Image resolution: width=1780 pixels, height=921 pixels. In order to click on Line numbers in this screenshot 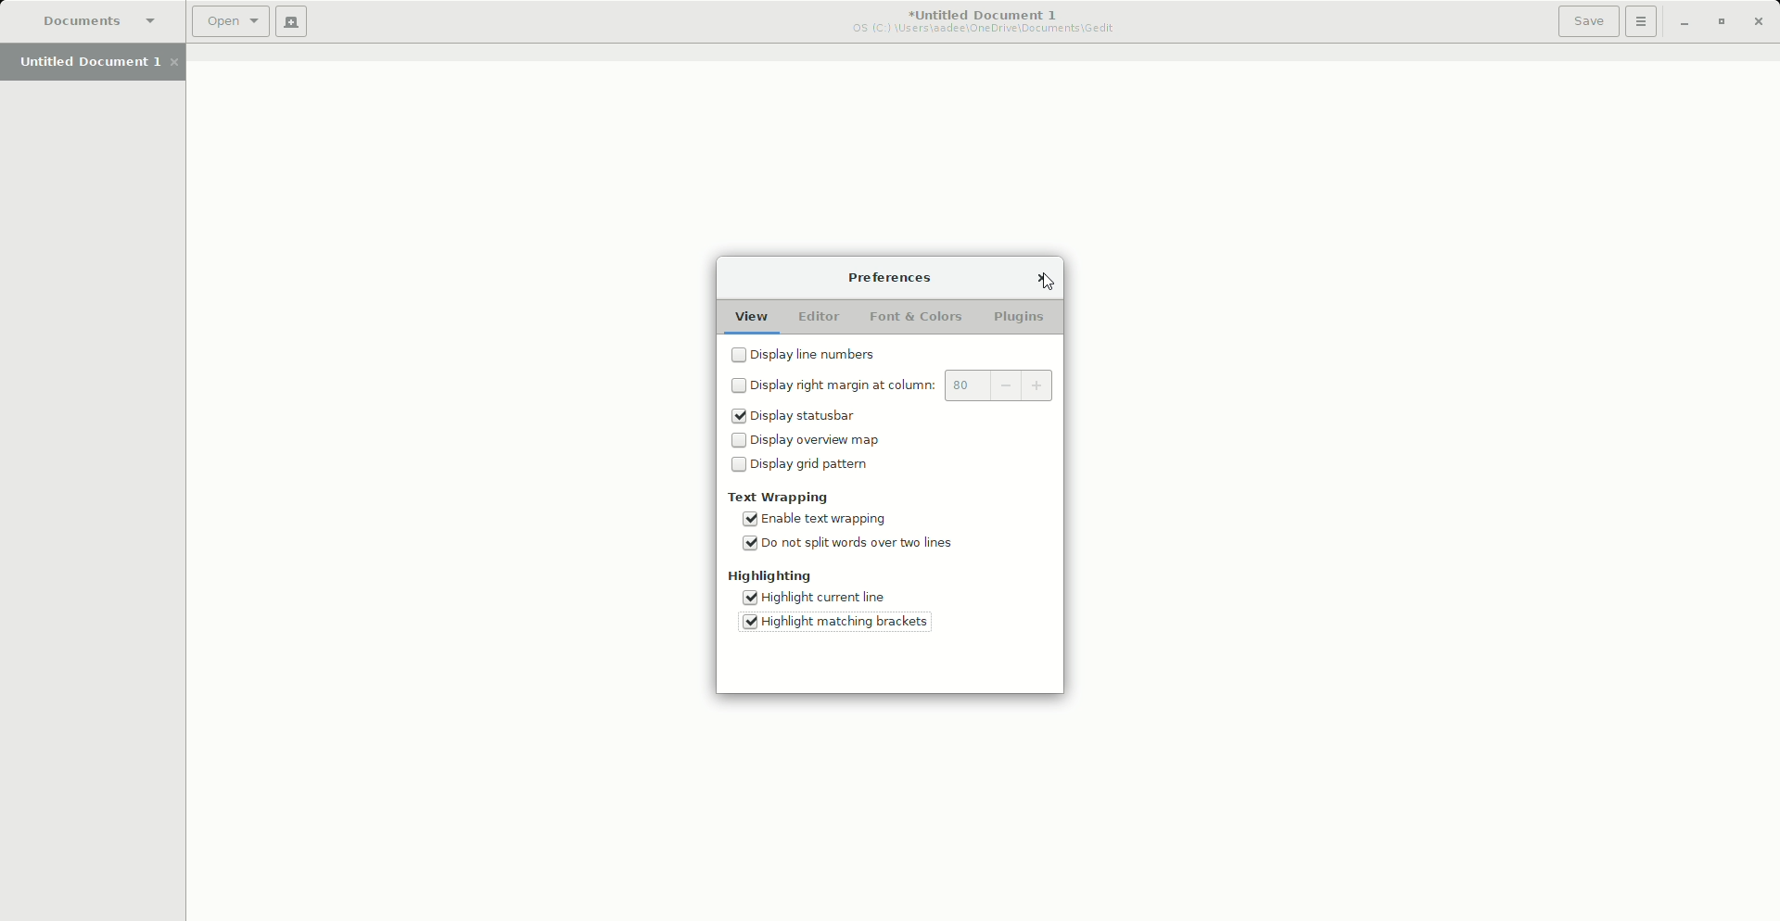, I will do `click(809, 354)`.